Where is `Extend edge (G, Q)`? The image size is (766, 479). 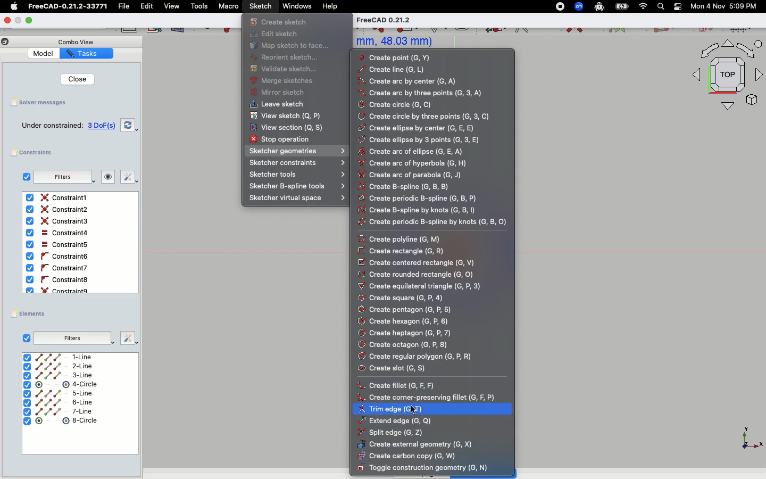 Extend edge (G, Q) is located at coordinates (396, 421).